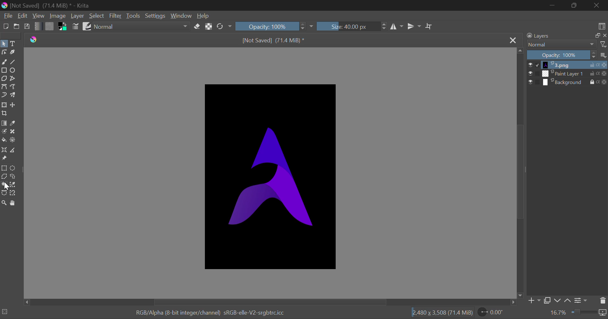 This screenshot has width=608, height=319. Describe the element at coordinates (15, 132) in the screenshot. I see `Smart Patch Tool` at that location.